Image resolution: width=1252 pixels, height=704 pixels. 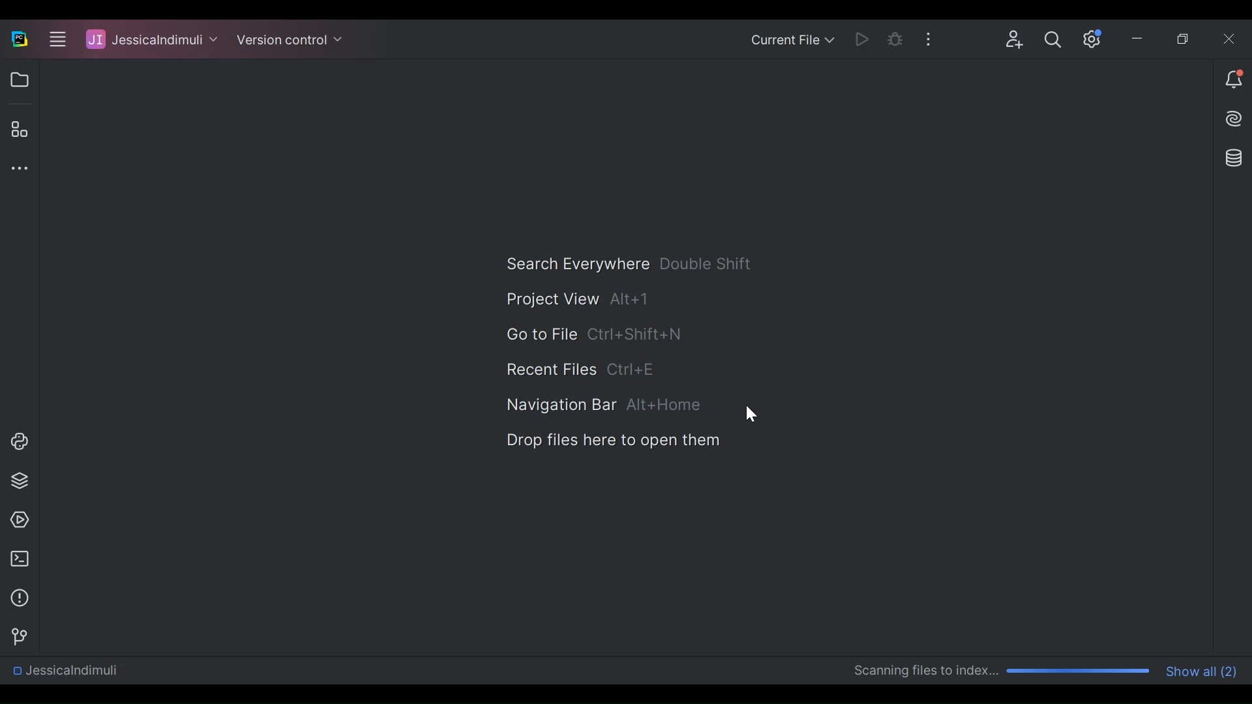 What do you see at coordinates (1235, 118) in the screenshot?
I see `AI Assistant` at bounding box center [1235, 118].